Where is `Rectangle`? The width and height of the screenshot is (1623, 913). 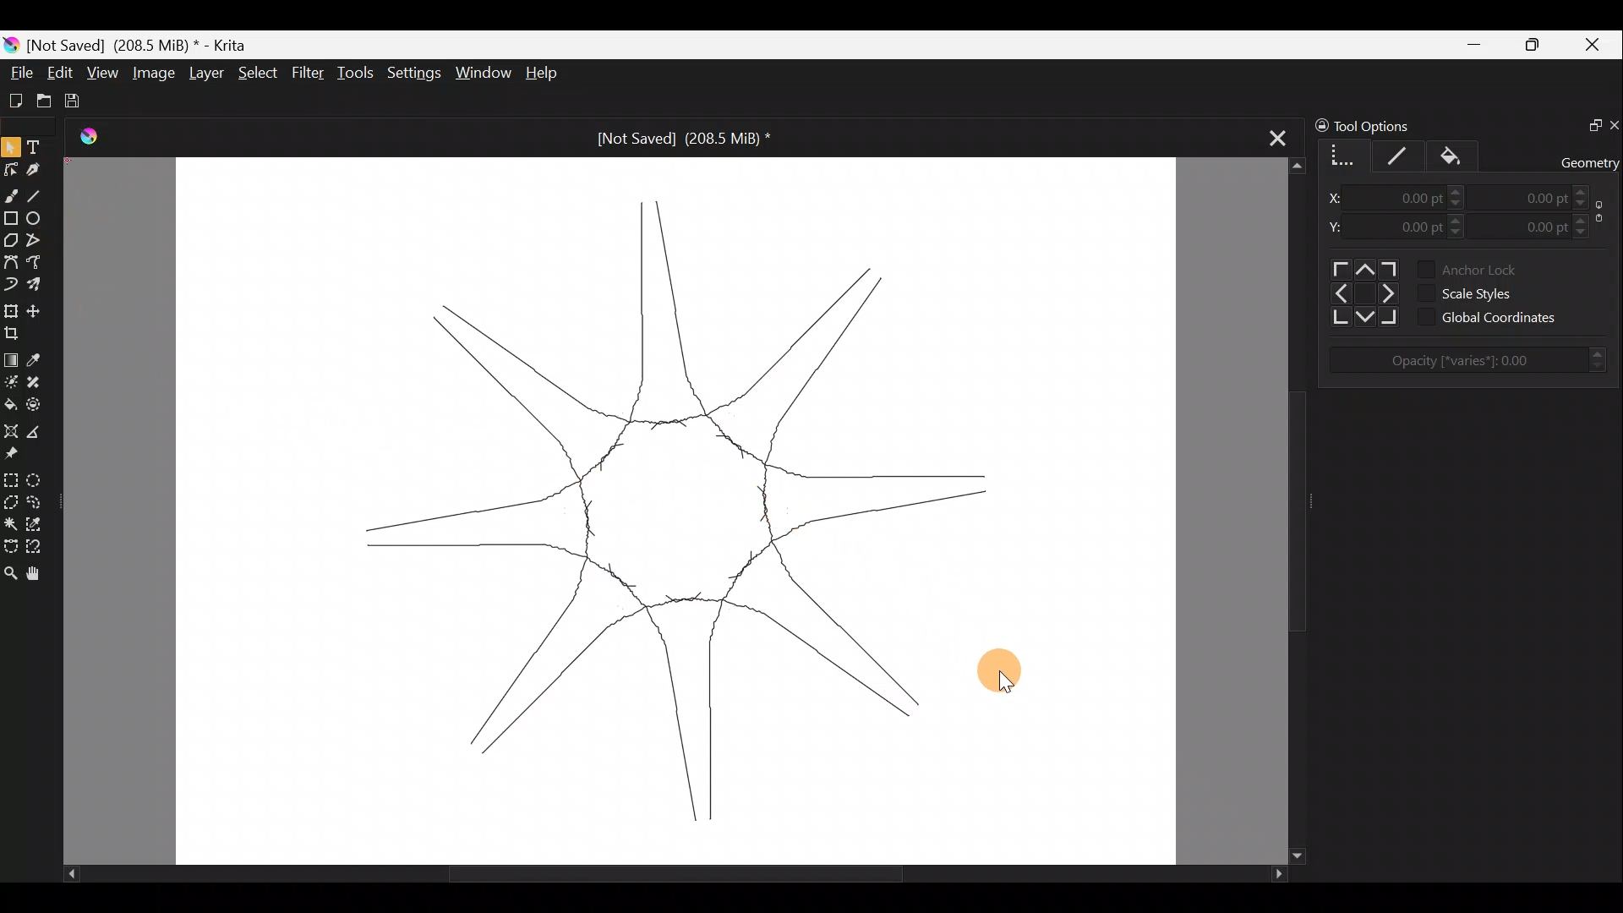
Rectangle is located at coordinates (10, 218).